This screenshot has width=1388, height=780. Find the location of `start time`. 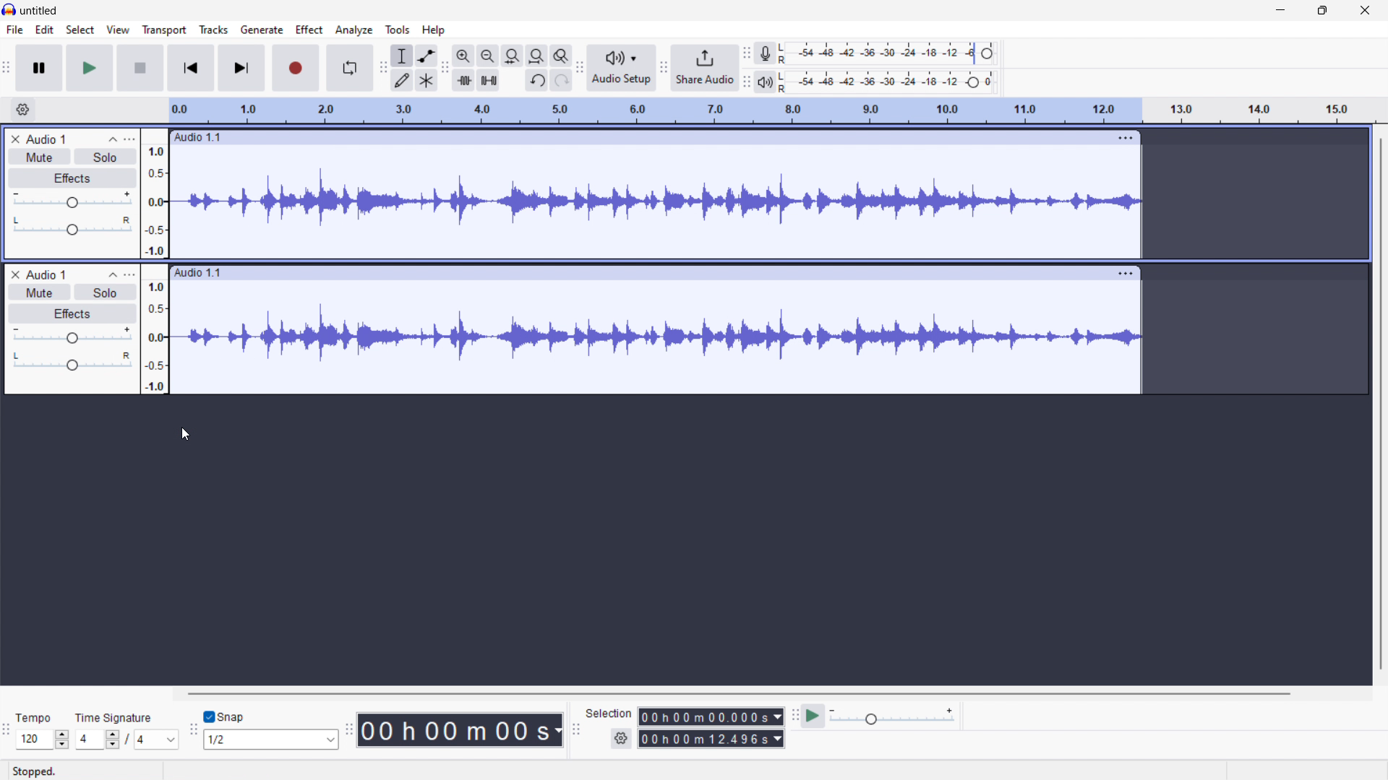

start time is located at coordinates (712, 716).